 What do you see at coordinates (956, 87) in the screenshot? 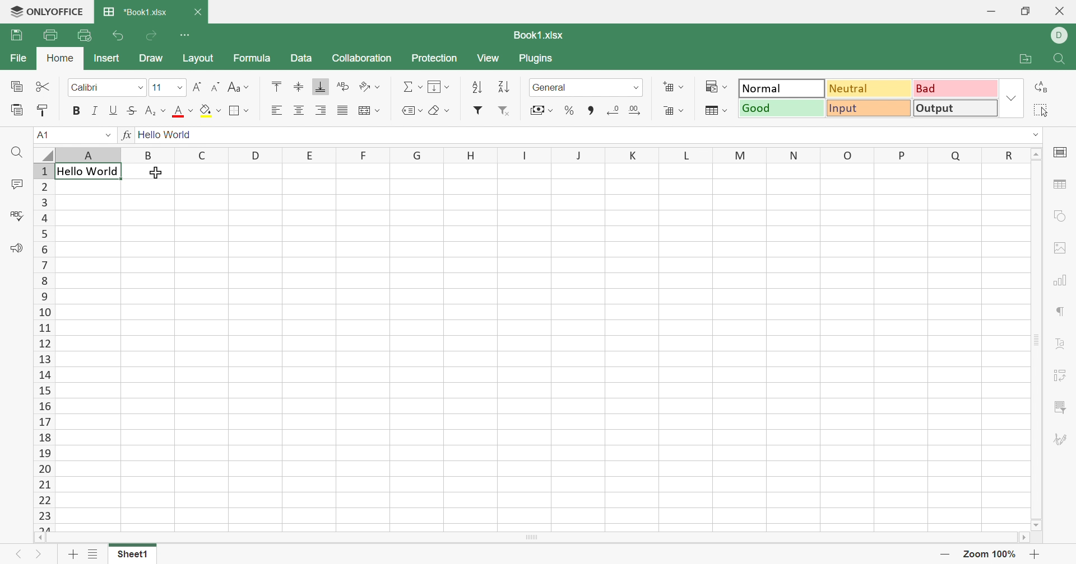
I see `Bad` at bounding box center [956, 87].